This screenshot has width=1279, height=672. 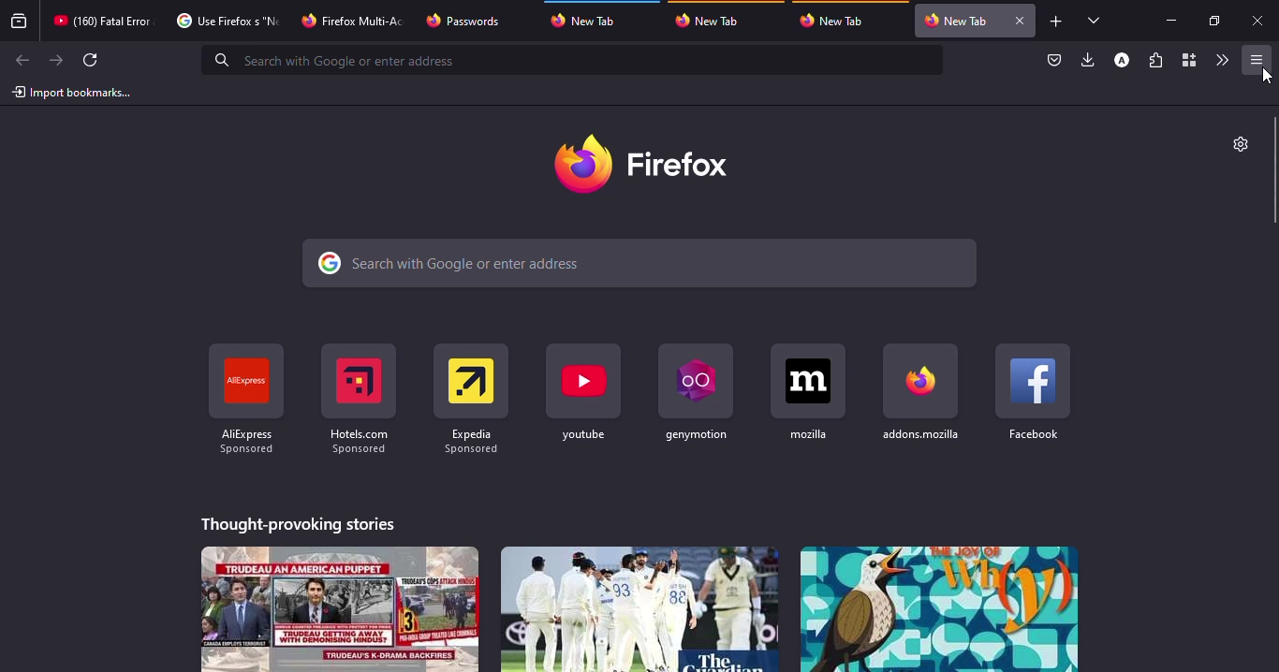 What do you see at coordinates (1187, 61) in the screenshot?
I see `container` at bounding box center [1187, 61].